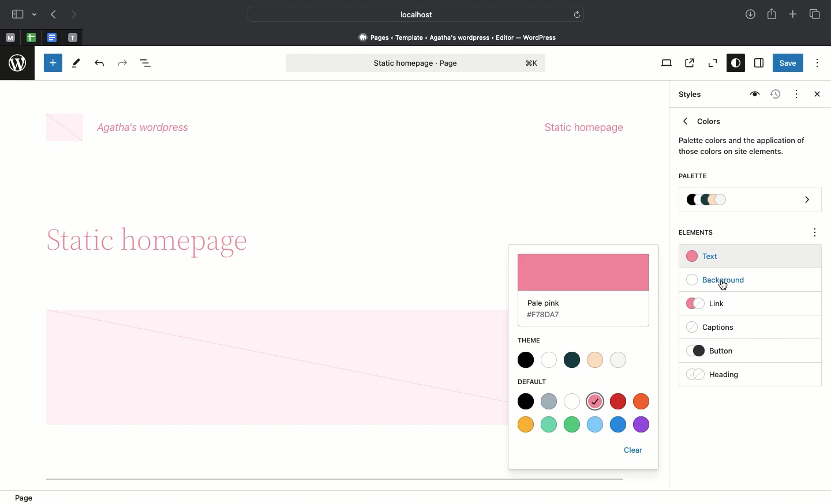  Describe the element at coordinates (794, 16) in the screenshot. I see `Add new tab` at that location.